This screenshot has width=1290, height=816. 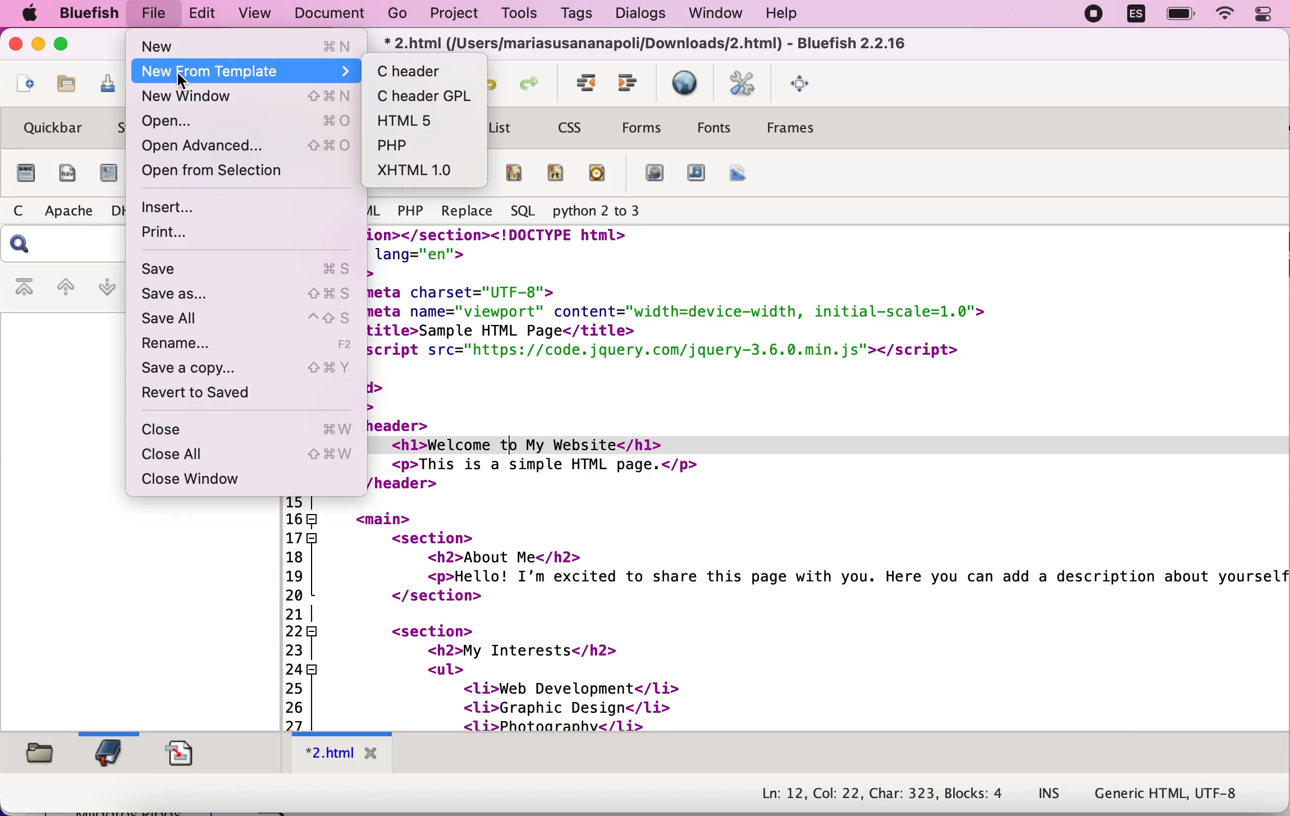 I want to click on panel control, so click(x=1268, y=16).